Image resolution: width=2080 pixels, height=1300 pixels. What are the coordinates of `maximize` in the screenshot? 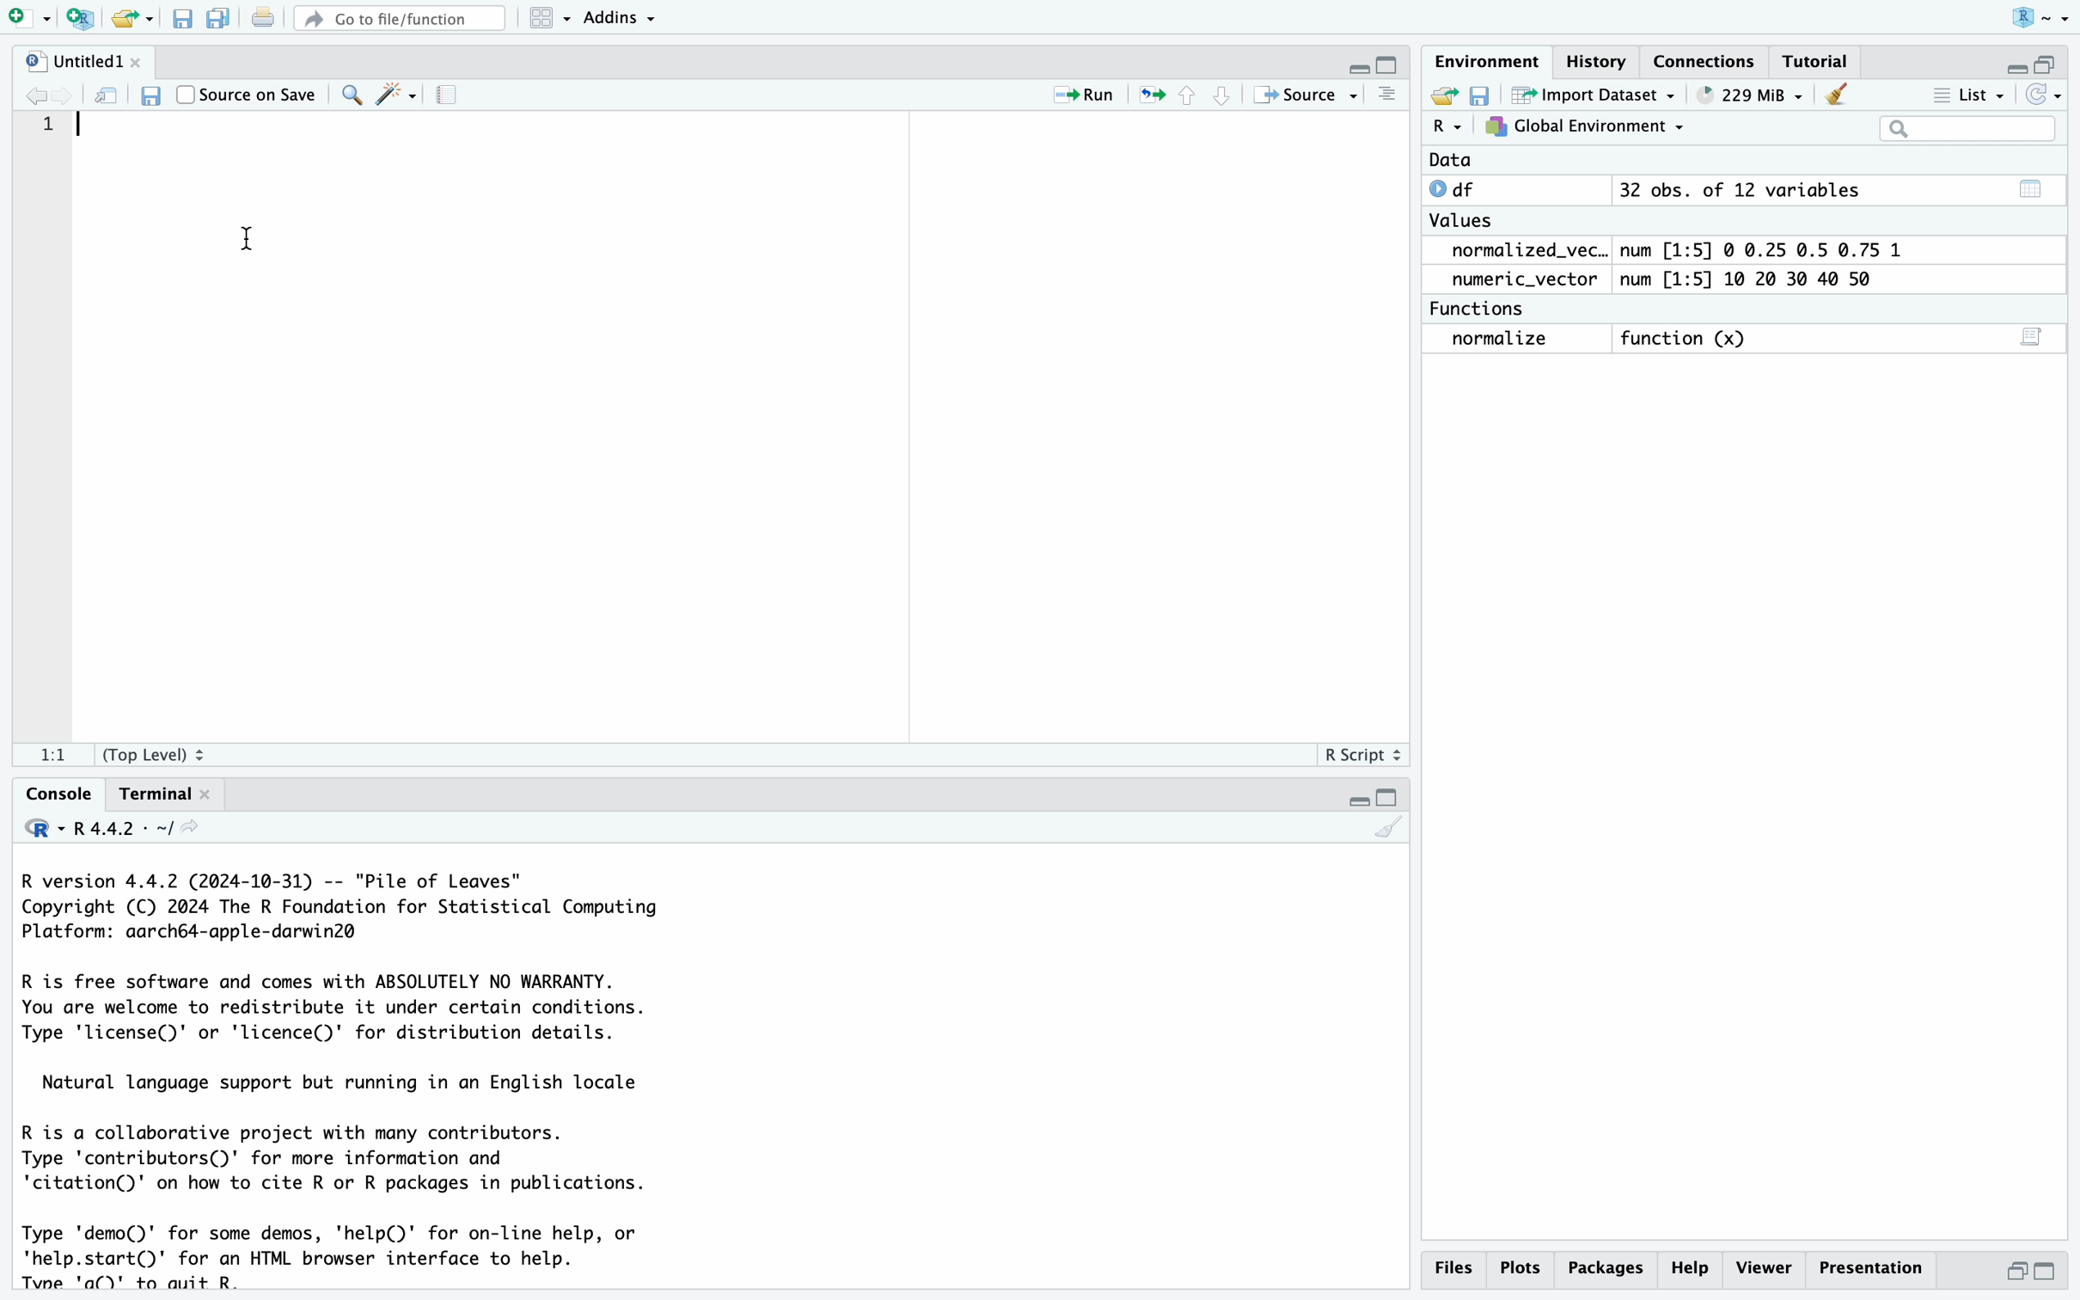 It's located at (1391, 798).